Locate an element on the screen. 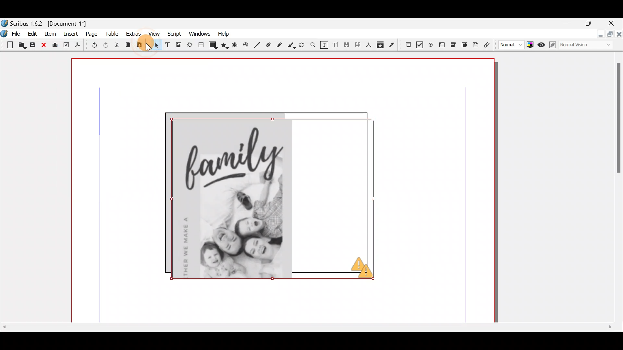  Measurements is located at coordinates (369, 46).